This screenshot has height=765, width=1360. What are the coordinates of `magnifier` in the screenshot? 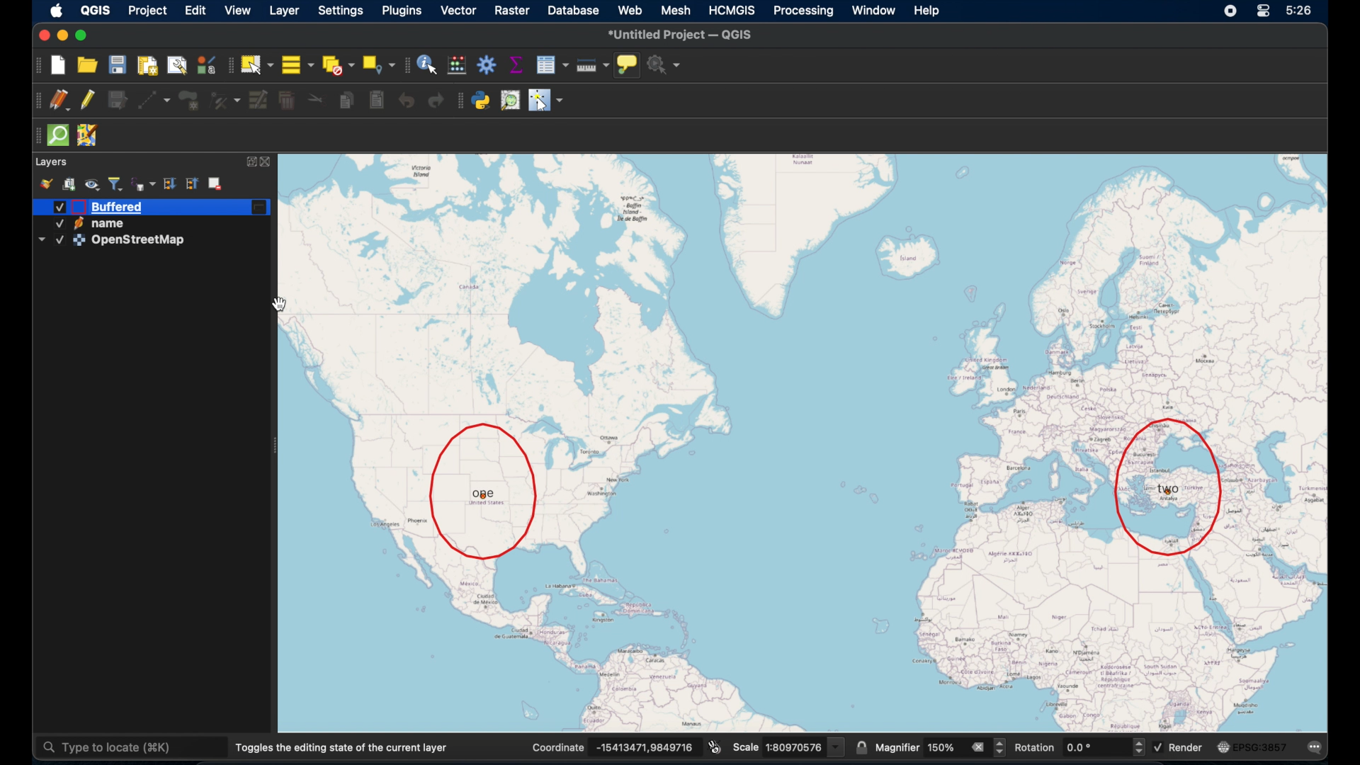 It's located at (896, 746).